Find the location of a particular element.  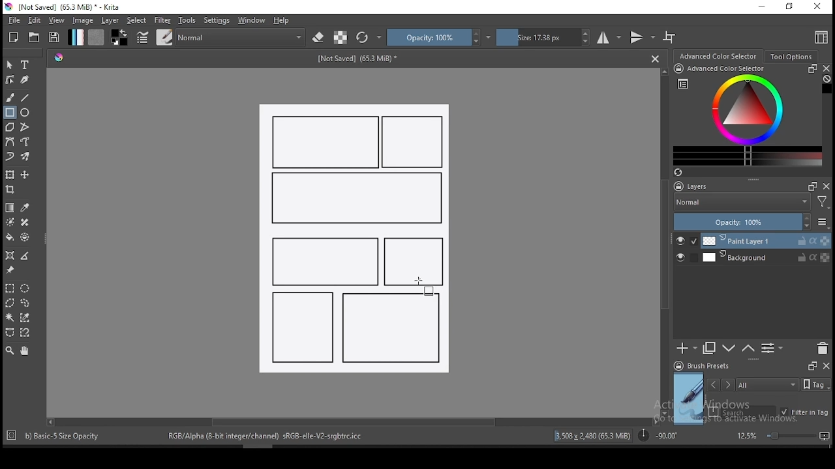

select shapes tool is located at coordinates (10, 64).